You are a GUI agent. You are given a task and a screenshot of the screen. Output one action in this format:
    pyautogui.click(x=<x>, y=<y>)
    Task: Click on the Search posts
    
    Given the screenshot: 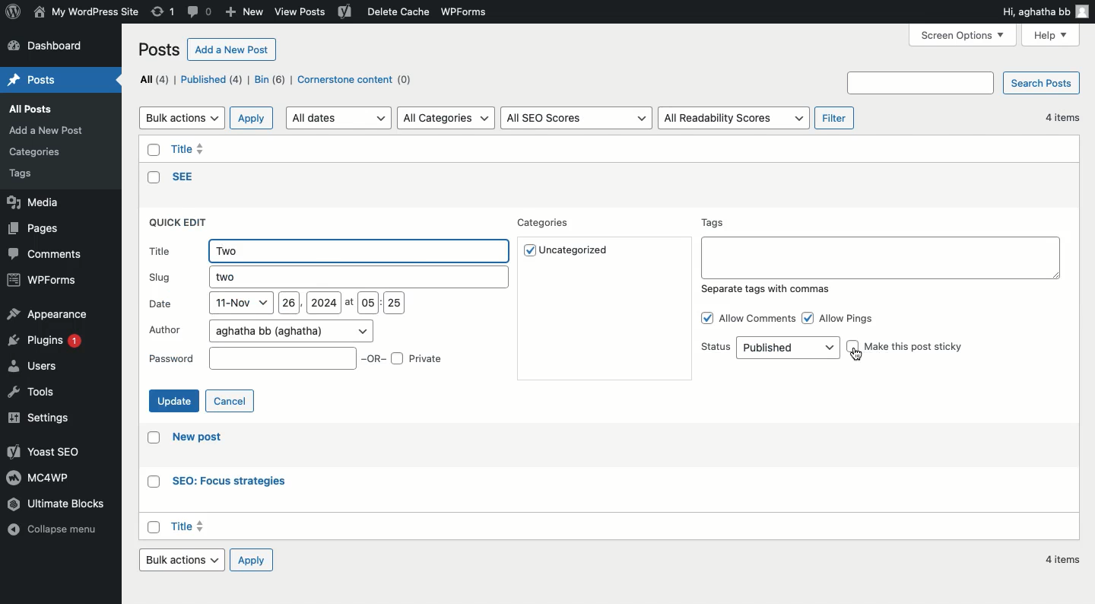 What is the action you would take?
    pyautogui.click(x=1043, y=82)
    